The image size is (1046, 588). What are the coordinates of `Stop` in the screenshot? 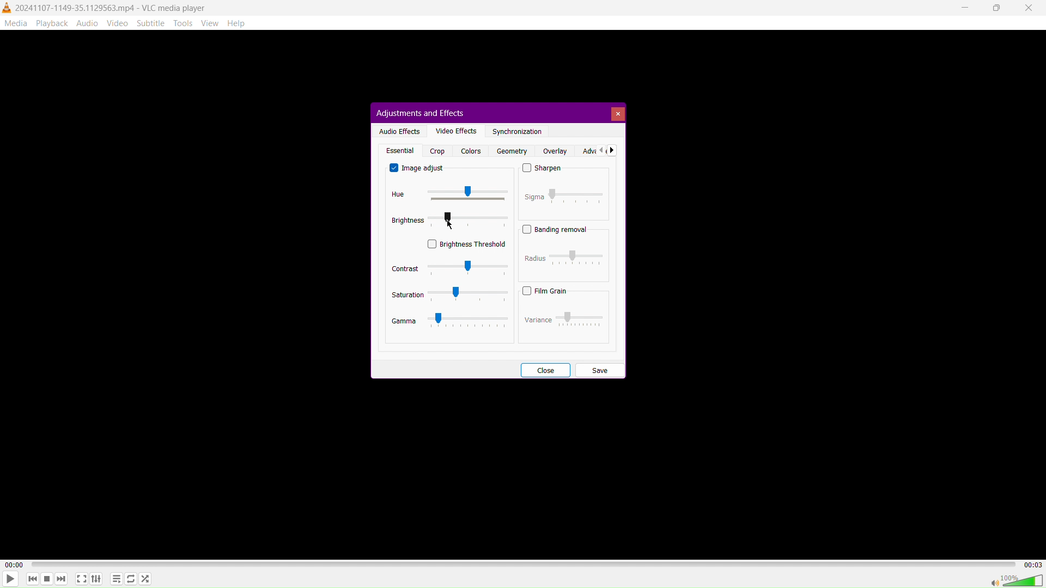 It's located at (46, 580).